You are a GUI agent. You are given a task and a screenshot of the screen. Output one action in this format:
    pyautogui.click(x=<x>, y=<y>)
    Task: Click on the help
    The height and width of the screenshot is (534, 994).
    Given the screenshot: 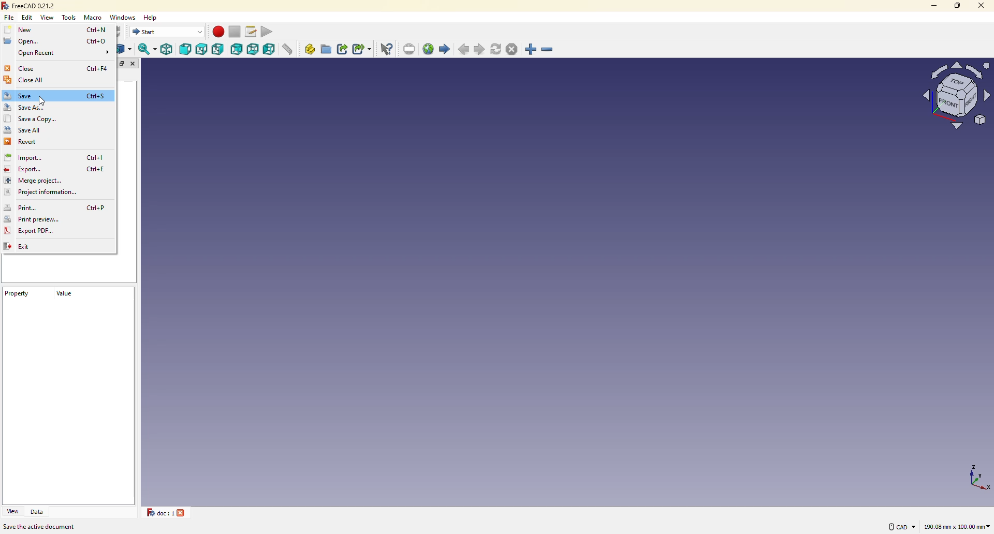 What is the action you would take?
    pyautogui.click(x=153, y=17)
    